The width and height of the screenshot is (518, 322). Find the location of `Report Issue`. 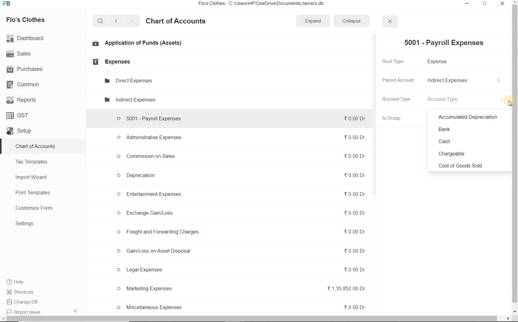

Report Issue is located at coordinates (22, 311).